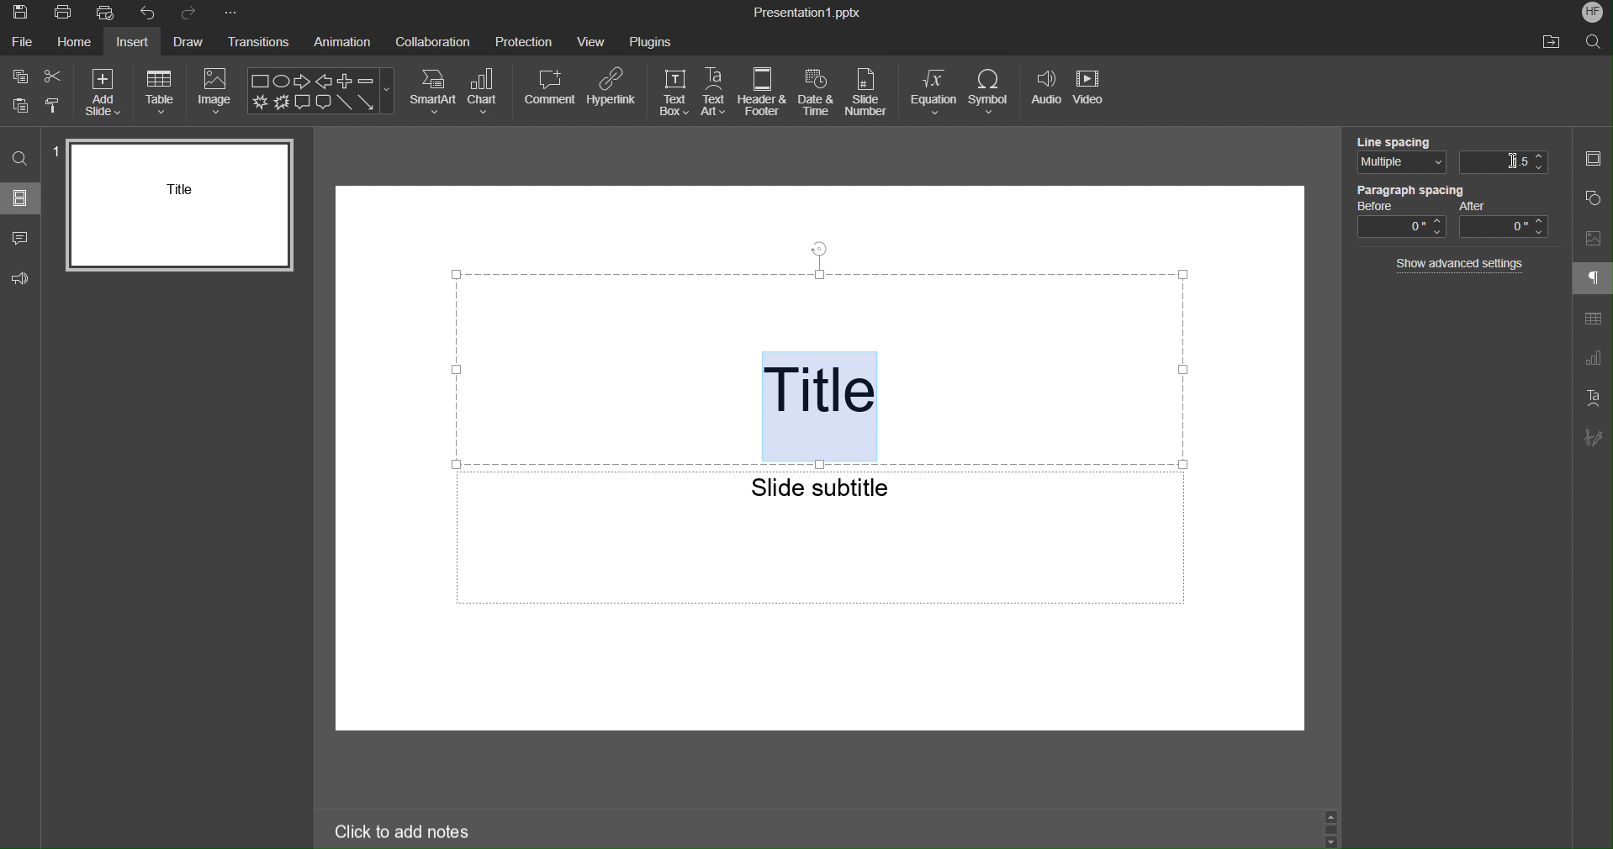 Image resolution: width=1613 pixels, height=849 pixels. What do you see at coordinates (55, 107) in the screenshot?
I see `Copy style` at bounding box center [55, 107].